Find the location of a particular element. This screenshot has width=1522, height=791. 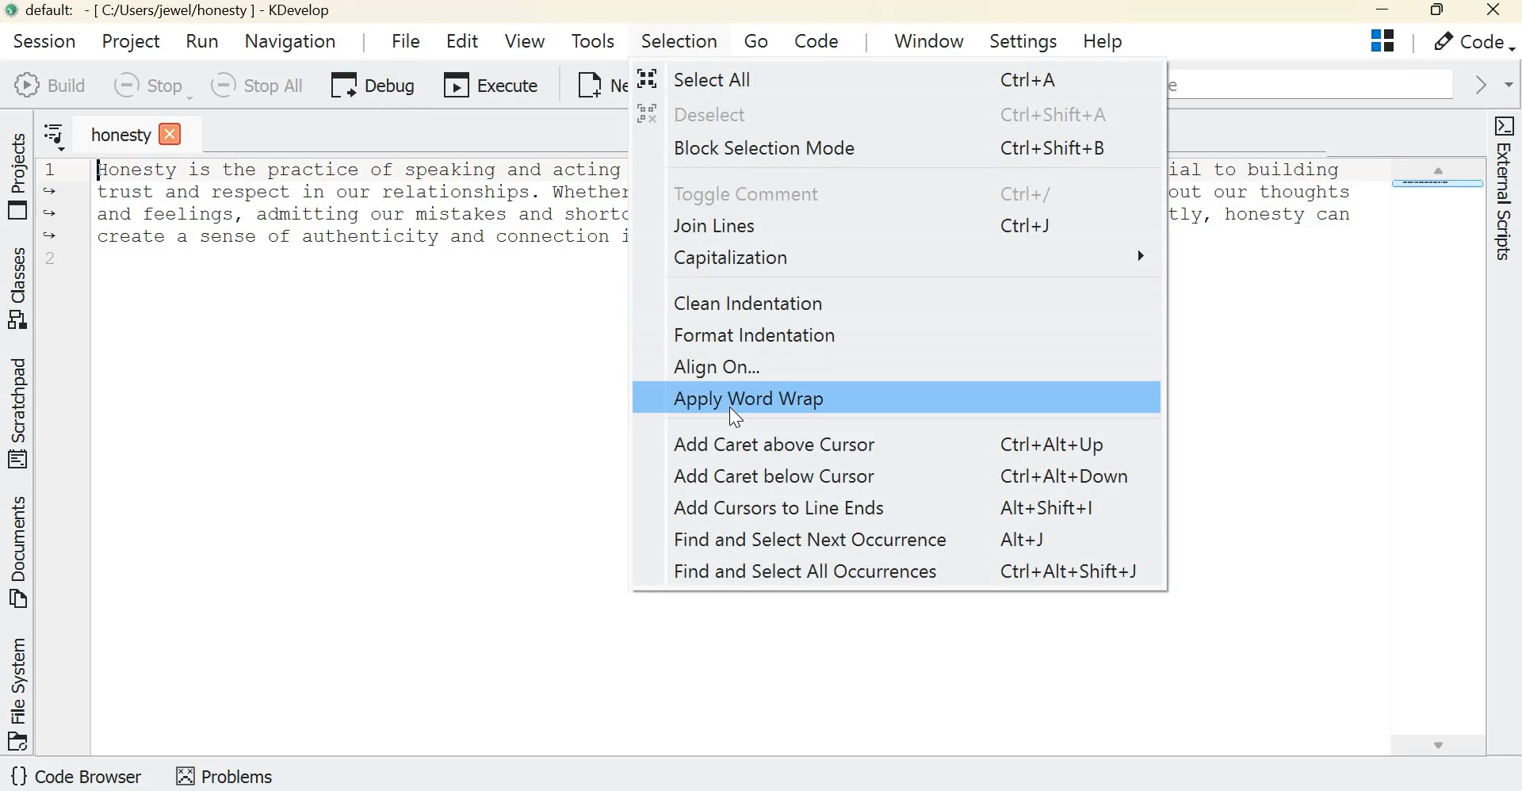

Toggle 'code browser' tool view is located at coordinates (78, 778).